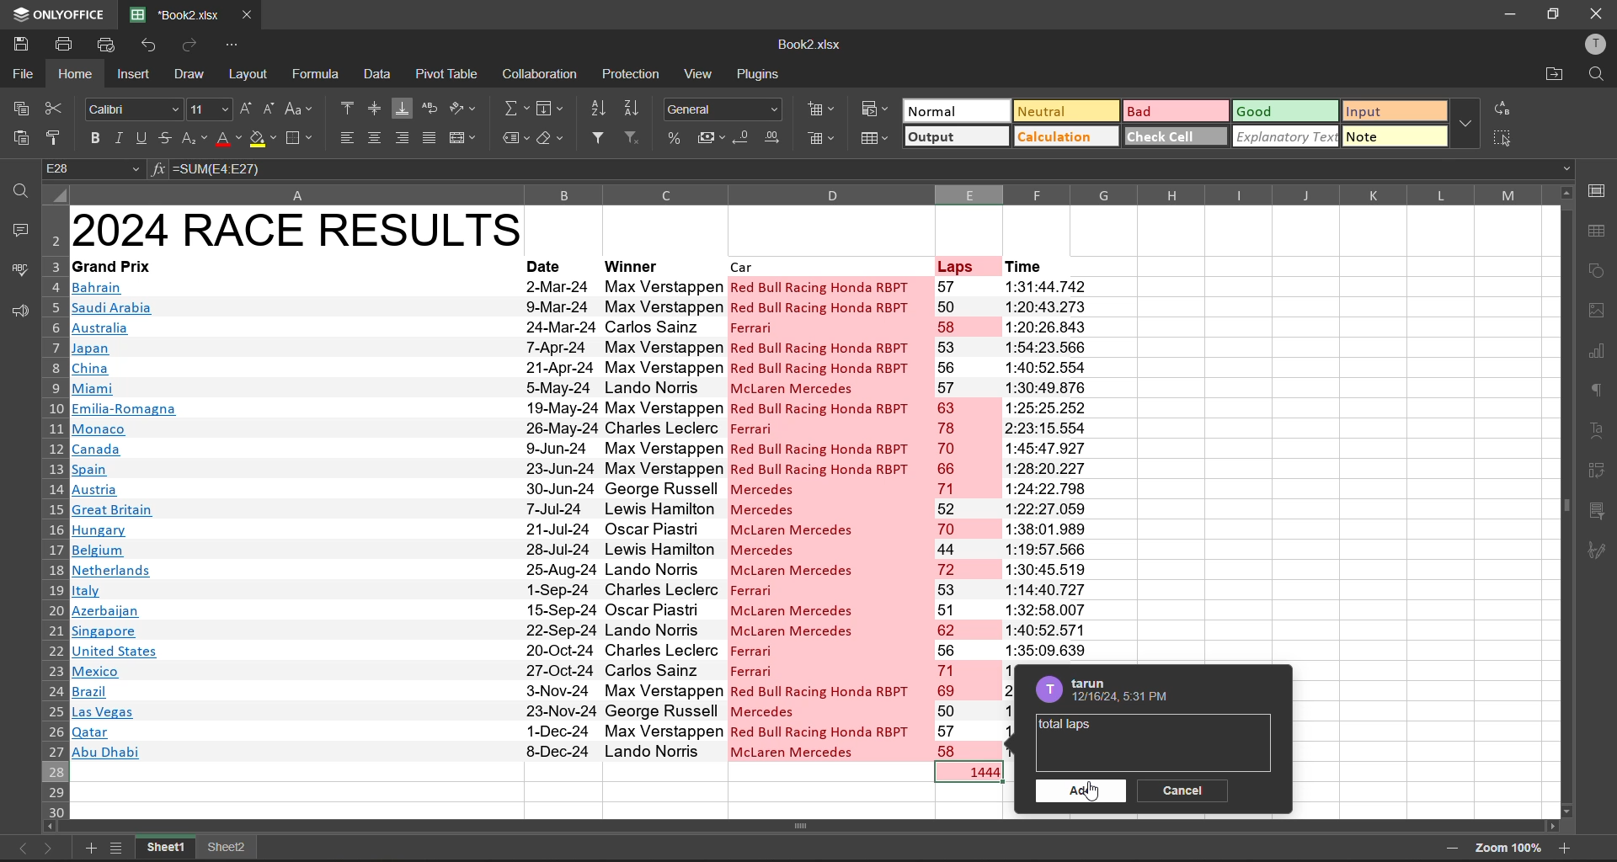  Describe the element at coordinates (173, 13) in the screenshot. I see `filename` at that location.